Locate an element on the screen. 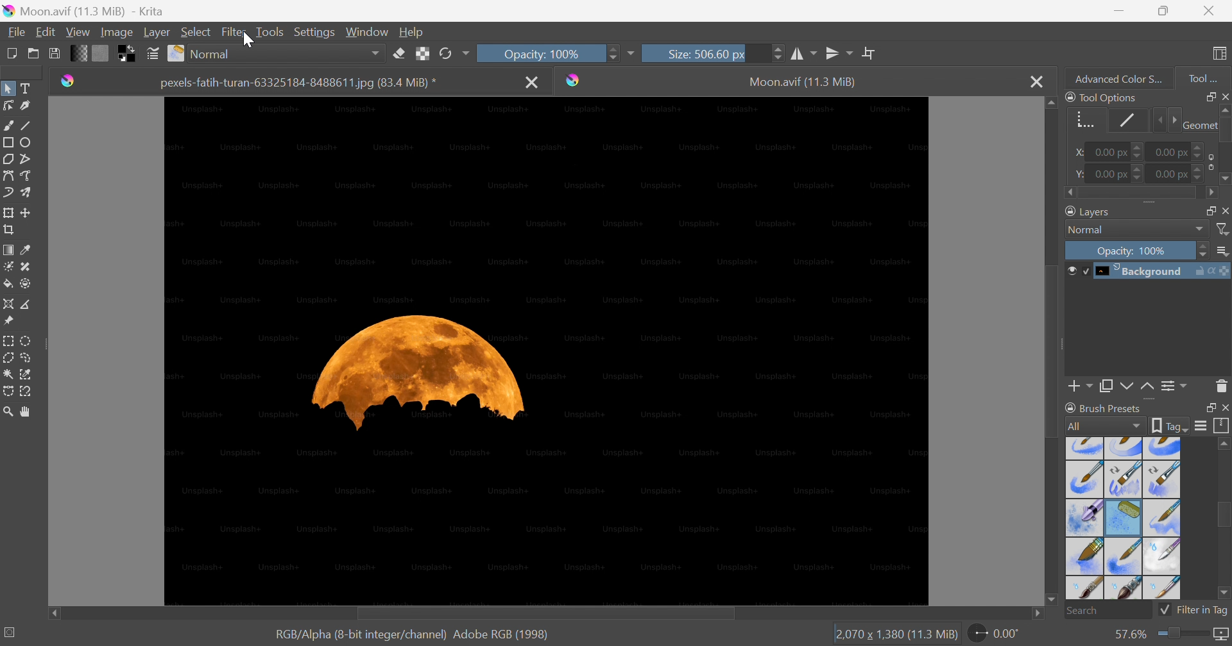 The height and width of the screenshot is (646, 1232). Restore down is located at coordinates (1206, 96).